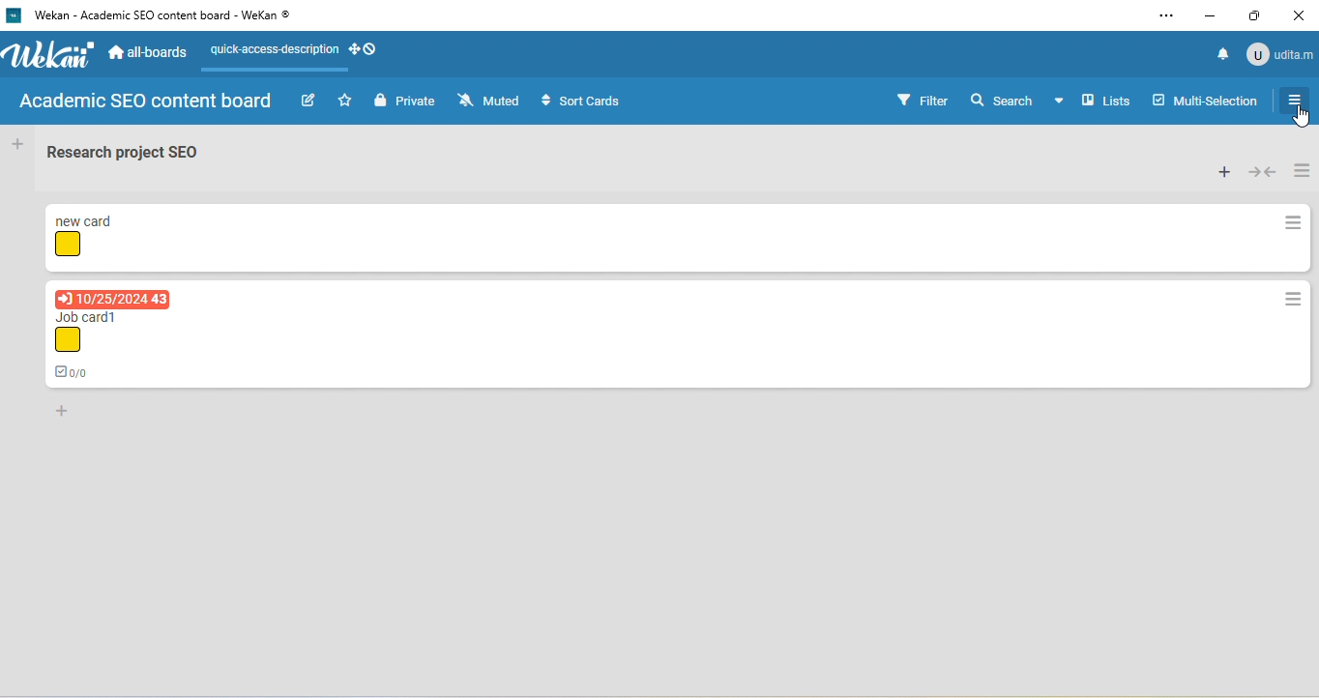  What do you see at coordinates (1304, 169) in the screenshot?
I see `list actions` at bounding box center [1304, 169].